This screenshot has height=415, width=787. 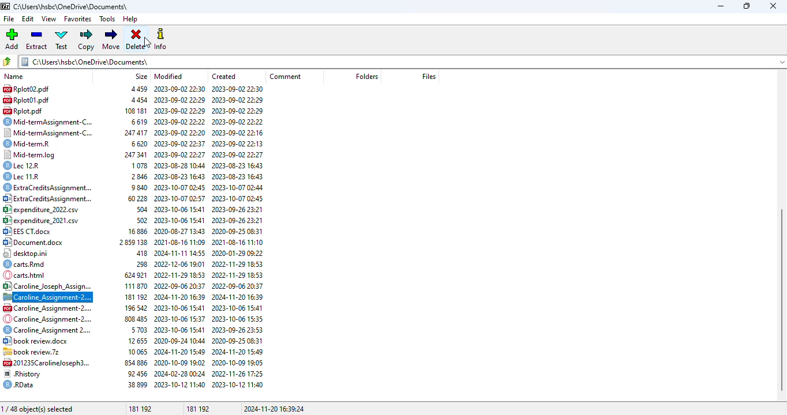 I want to click on copy, so click(x=87, y=40).